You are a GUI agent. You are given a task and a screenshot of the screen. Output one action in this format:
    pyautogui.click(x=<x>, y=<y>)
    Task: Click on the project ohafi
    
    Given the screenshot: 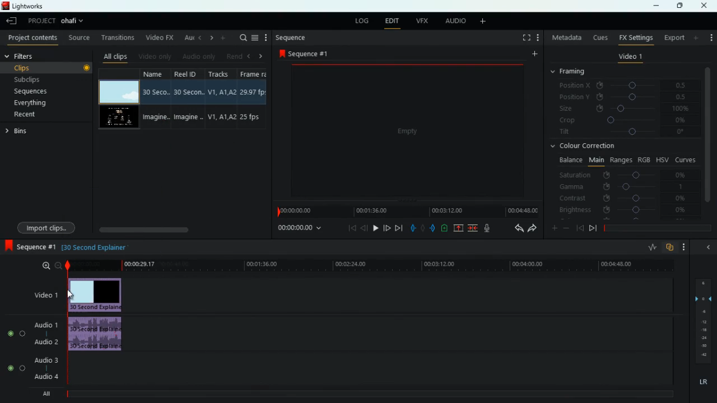 What is the action you would take?
    pyautogui.click(x=59, y=22)
    